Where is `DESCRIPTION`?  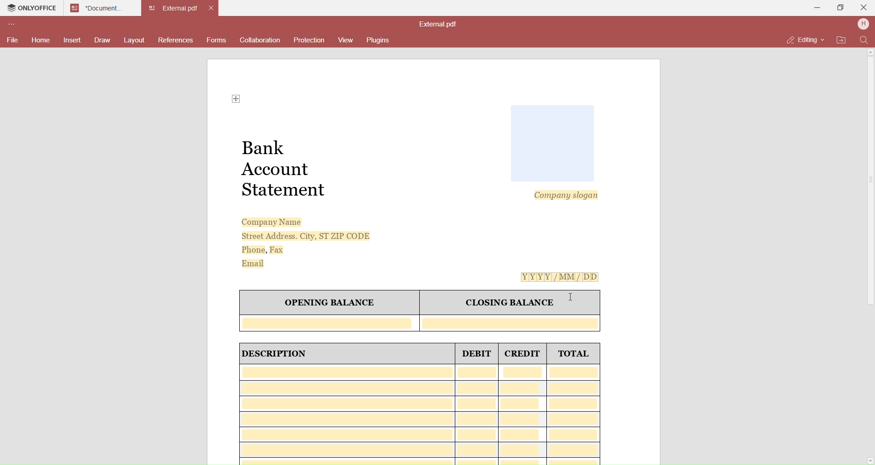 DESCRIPTION is located at coordinates (285, 354).